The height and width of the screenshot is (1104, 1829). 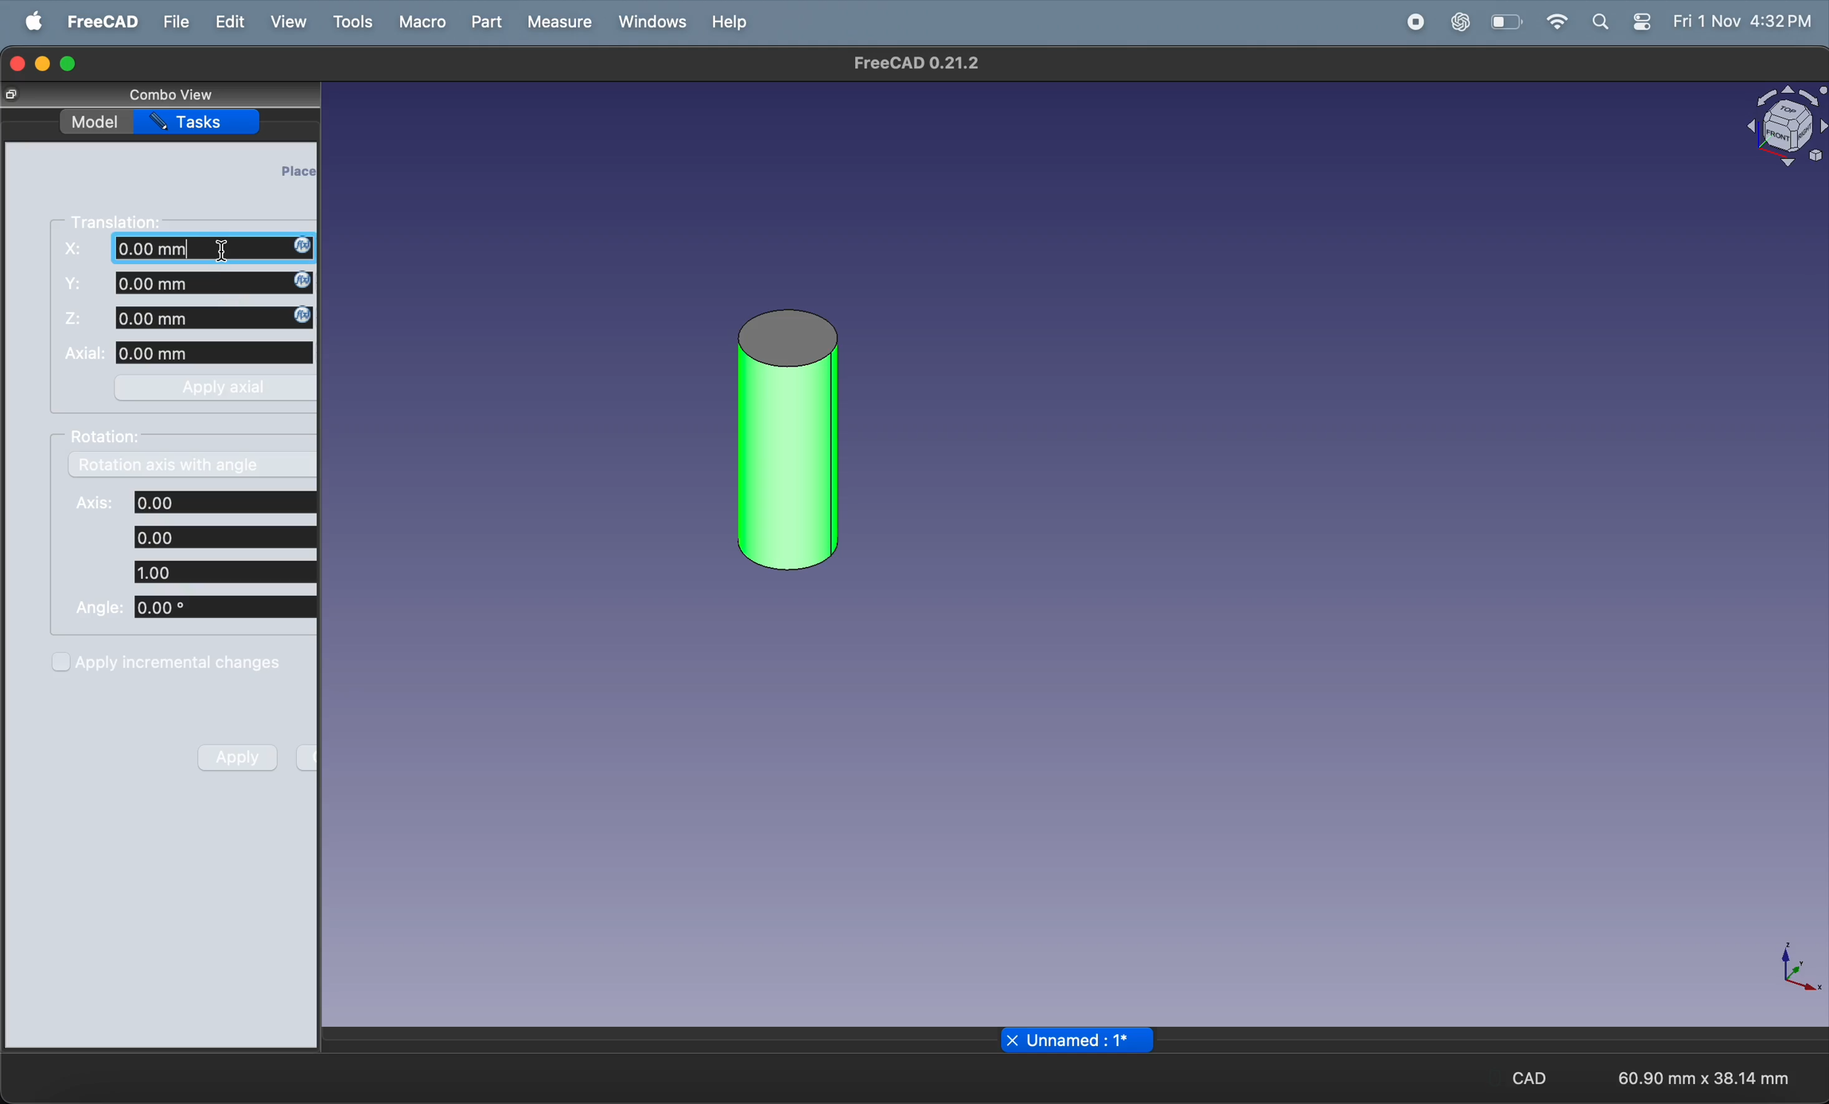 I want to click on rotation axis with angle, so click(x=194, y=464).